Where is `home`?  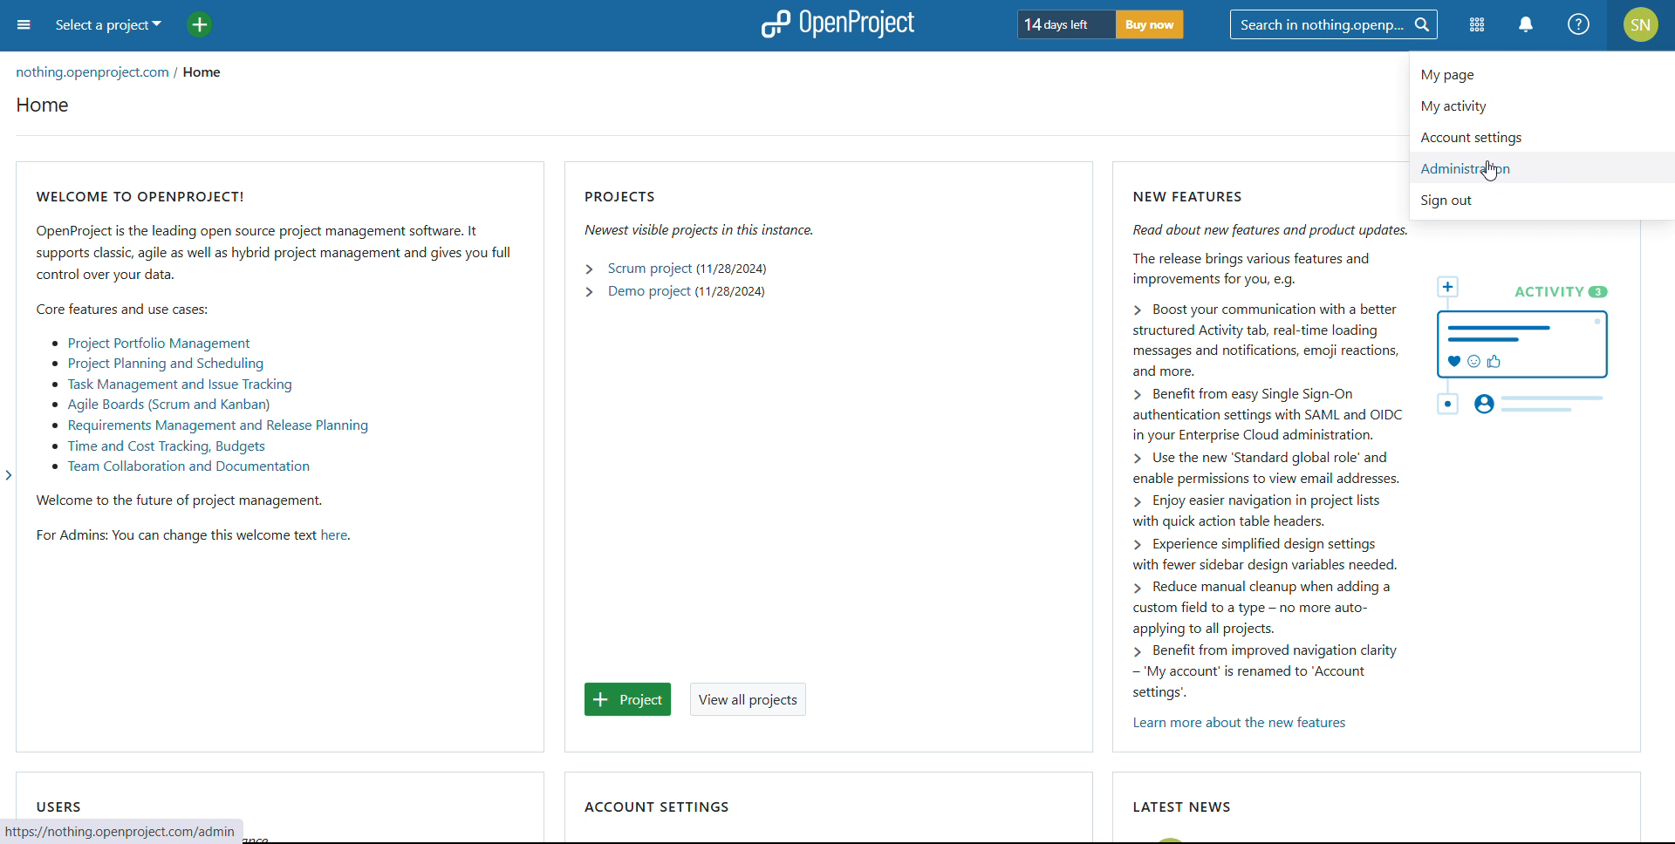 home is located at coordinates (43, 105).